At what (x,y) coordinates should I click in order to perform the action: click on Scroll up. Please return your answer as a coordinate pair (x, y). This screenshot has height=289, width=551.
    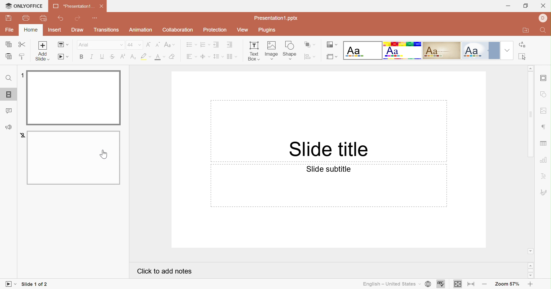
    Looking at the image, I should click on (530, 67).